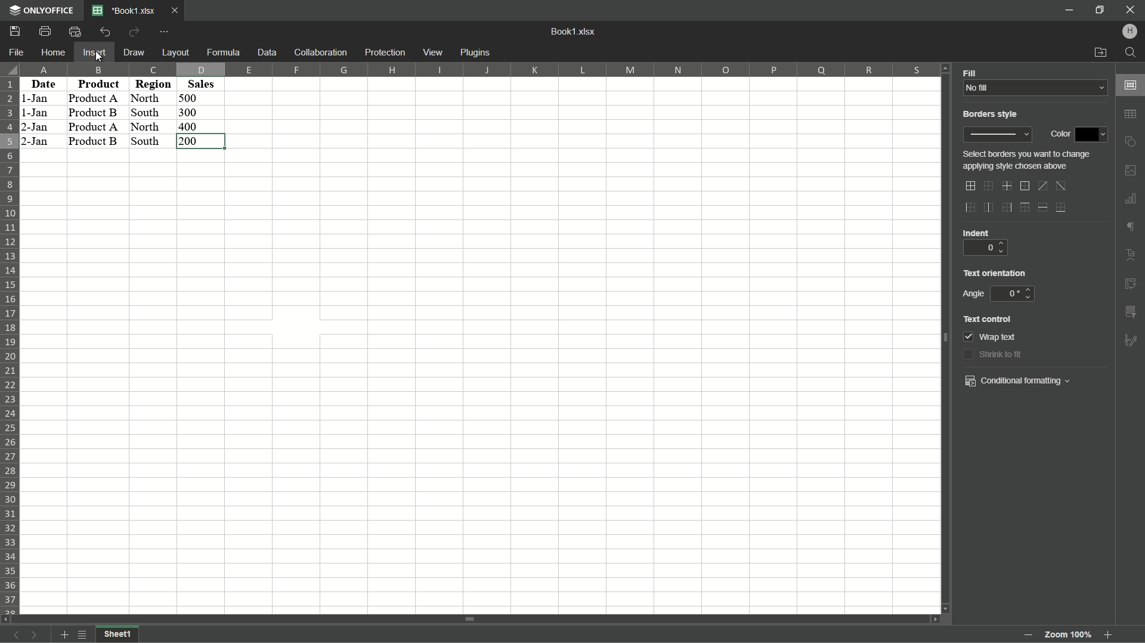 This screenshot has width=1145, height=644. Describe the element at coordinates (575, 32) in the screenshot. I see `book1.xlsx` at that location.